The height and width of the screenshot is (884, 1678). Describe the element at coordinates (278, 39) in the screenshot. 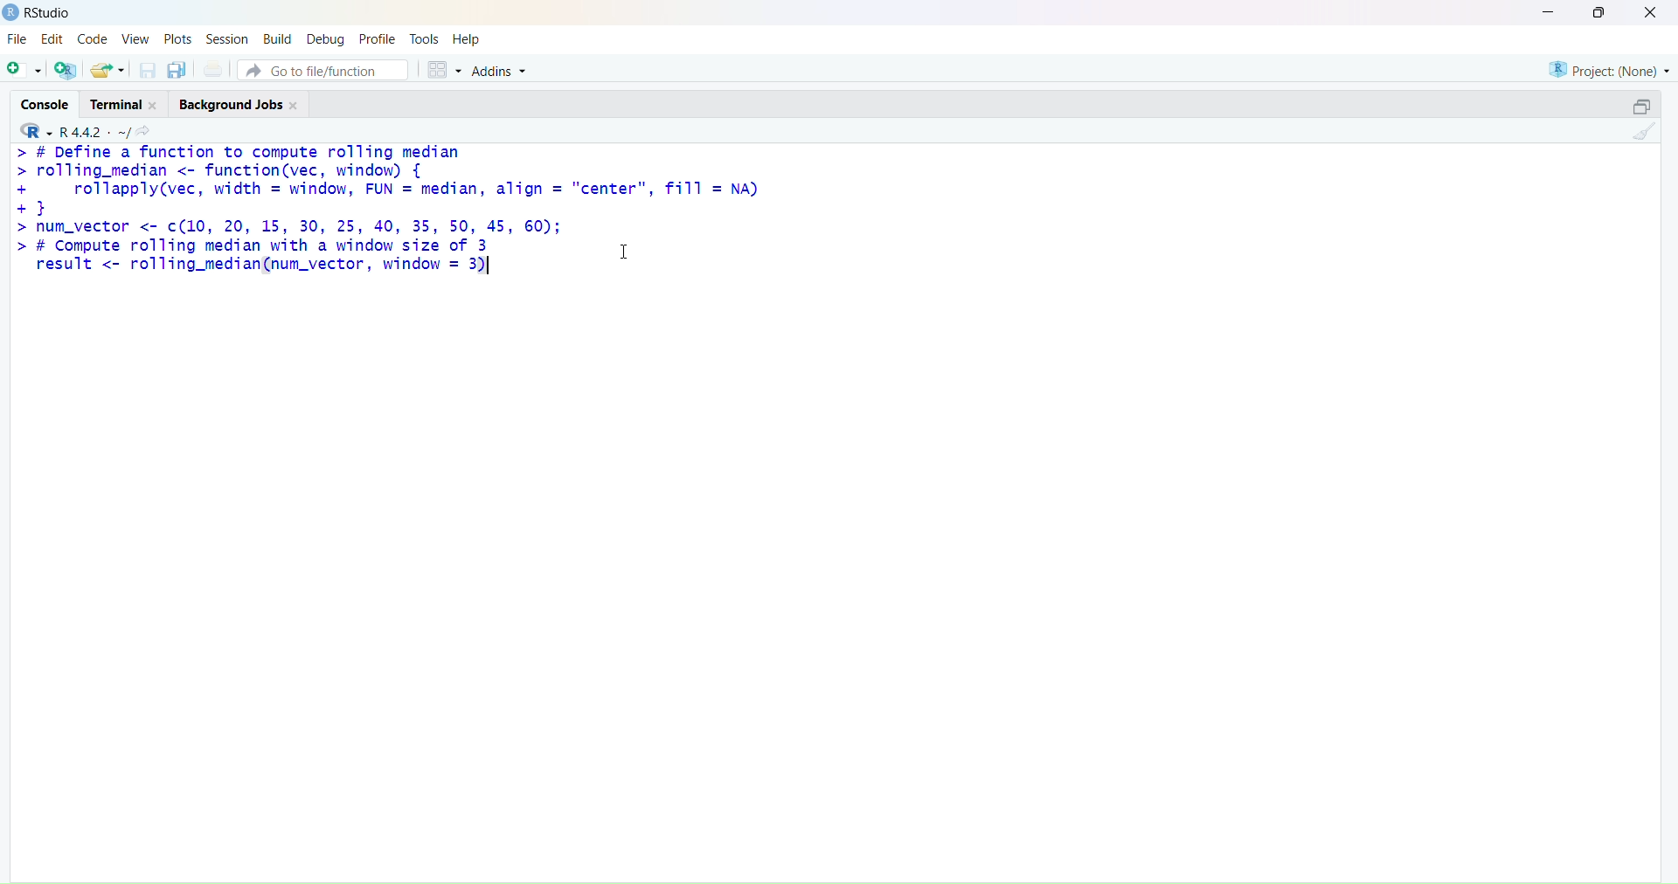

I see `build` at that location.